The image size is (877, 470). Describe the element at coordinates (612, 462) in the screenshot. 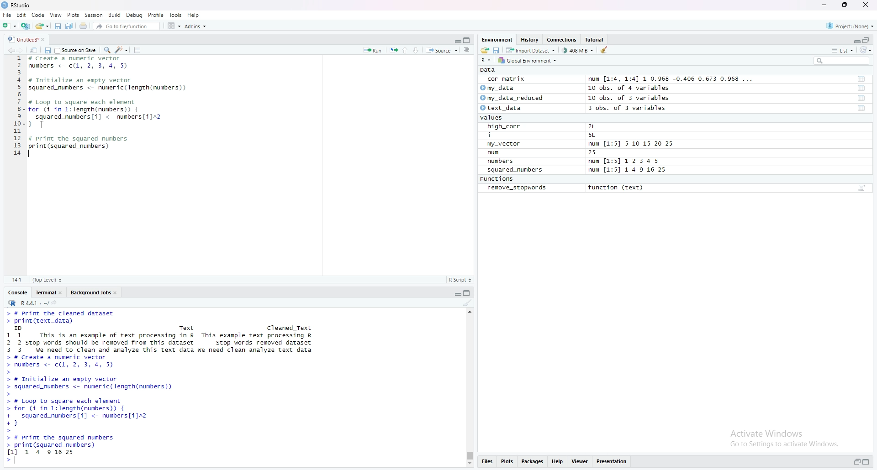

I see `Presentation` at that location.